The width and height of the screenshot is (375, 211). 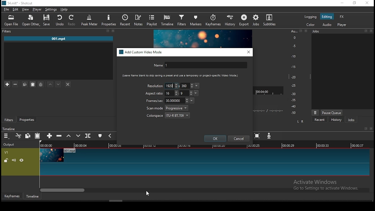 What do you see at coordinates (172, 93) in the screenshot?
I see `width` at bounding box center [172, 93].